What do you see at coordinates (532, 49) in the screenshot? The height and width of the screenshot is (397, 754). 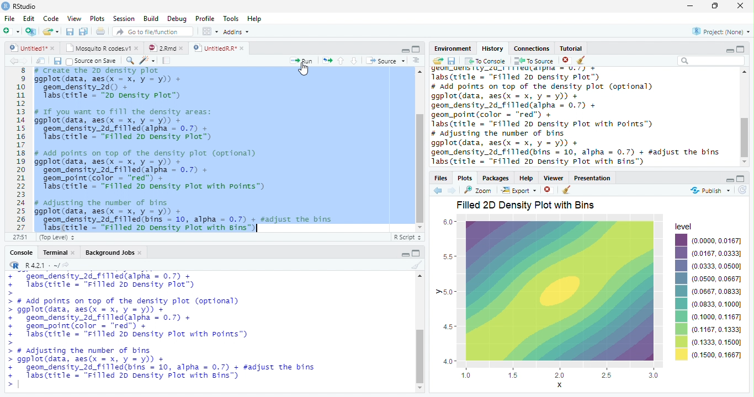 I see `Connections` at bounding box center [532, 49].